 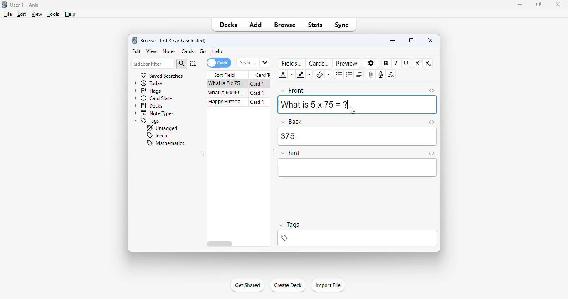 What do you see at coordinates (539, 4) in the screenshot?
I see `maximize` at bounding box center [539, 4].